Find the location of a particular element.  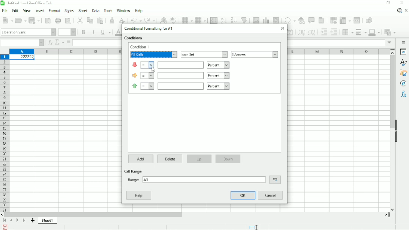

Edit is located at coordinates (15, 11).